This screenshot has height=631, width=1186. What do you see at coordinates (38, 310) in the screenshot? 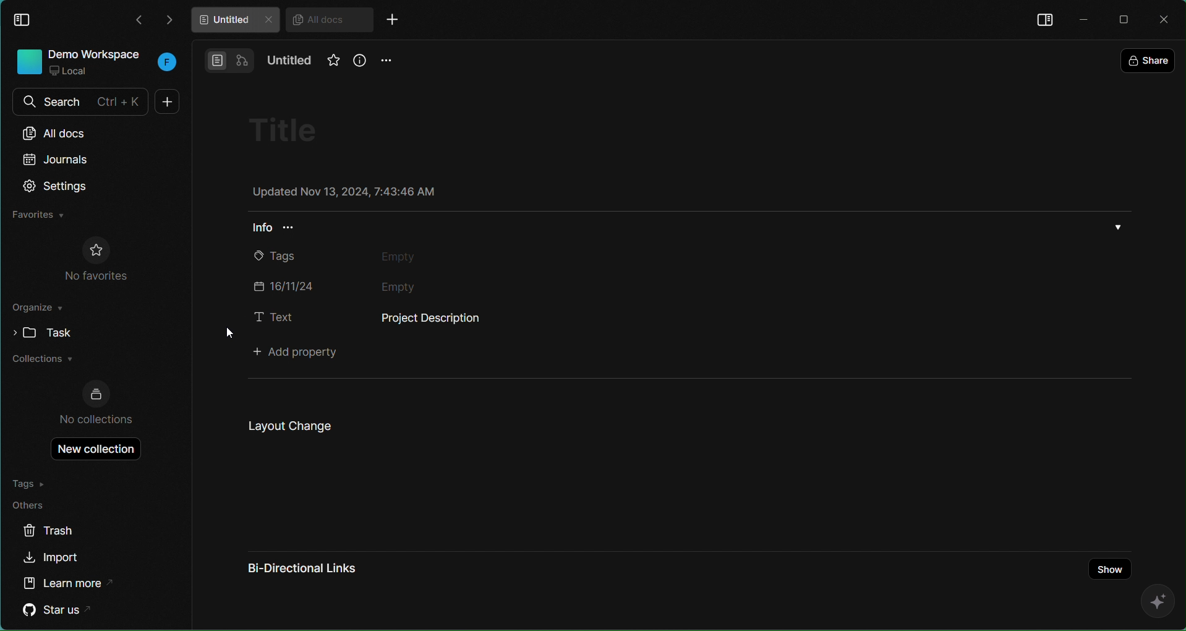
I see `organize` at bounding box center [38, 310].